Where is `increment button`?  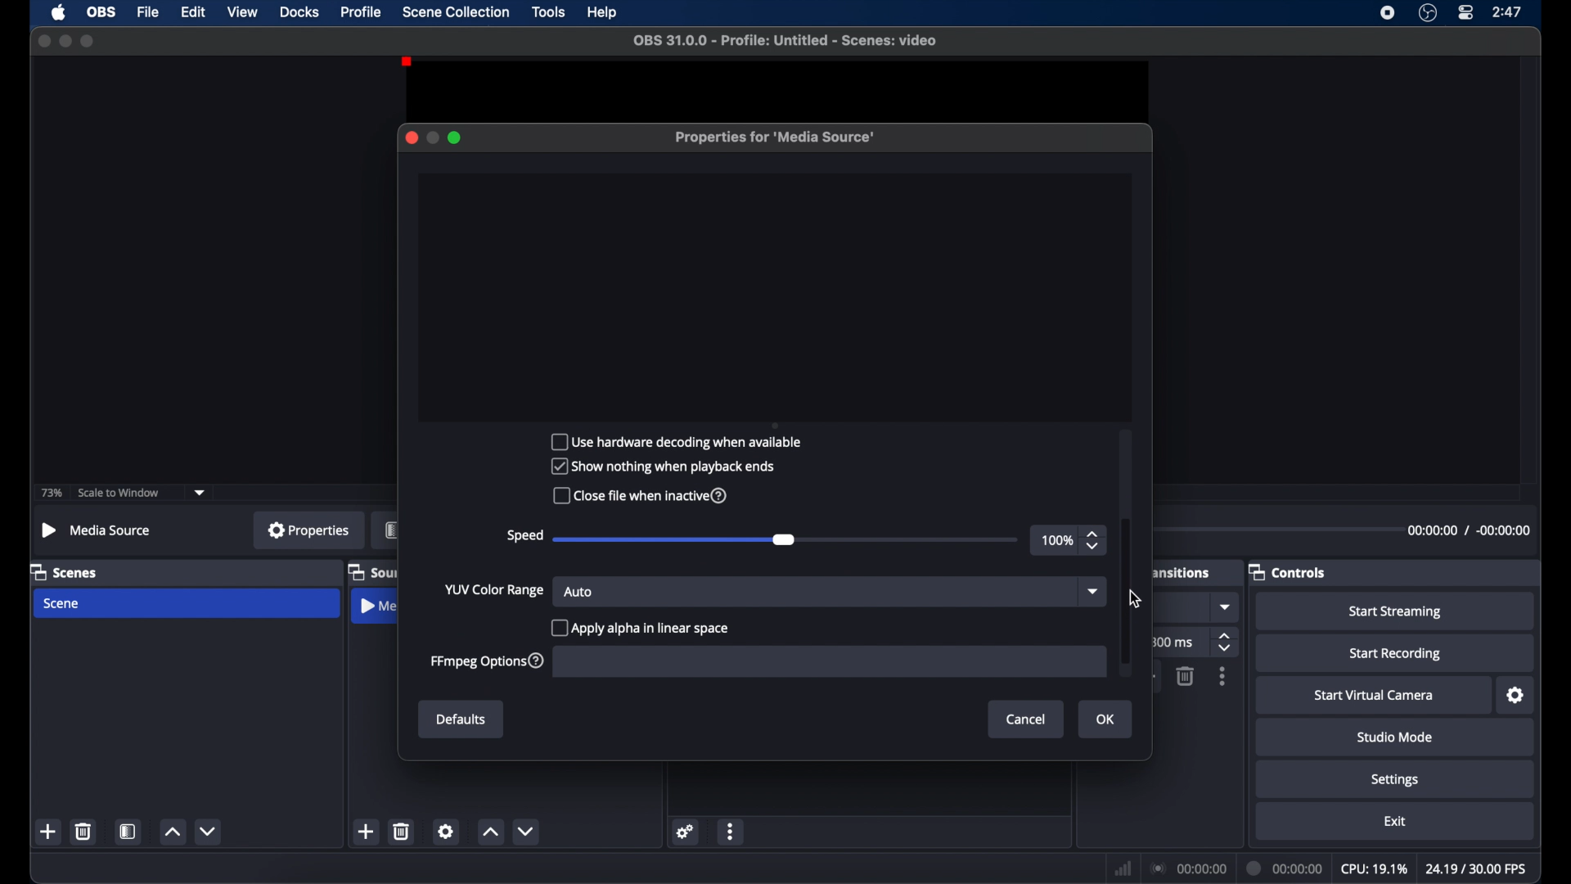 increment button is located at coordinates (172, 832).